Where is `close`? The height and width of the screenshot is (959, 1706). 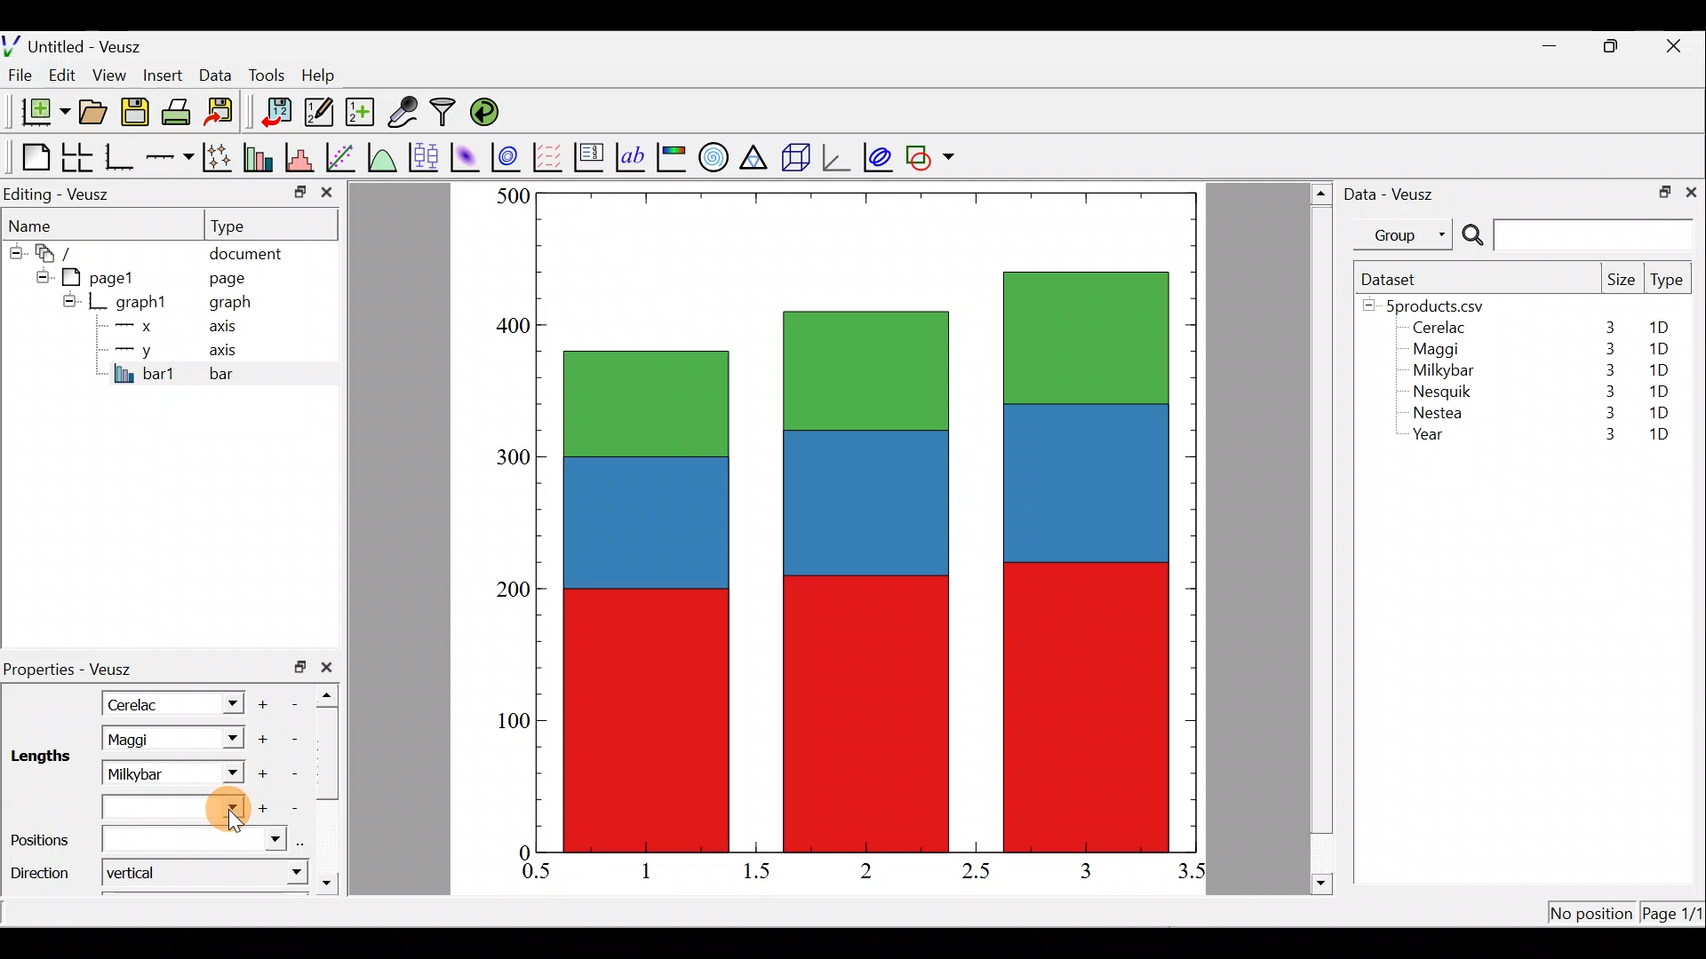 close is located at coordinates (1691, 191).